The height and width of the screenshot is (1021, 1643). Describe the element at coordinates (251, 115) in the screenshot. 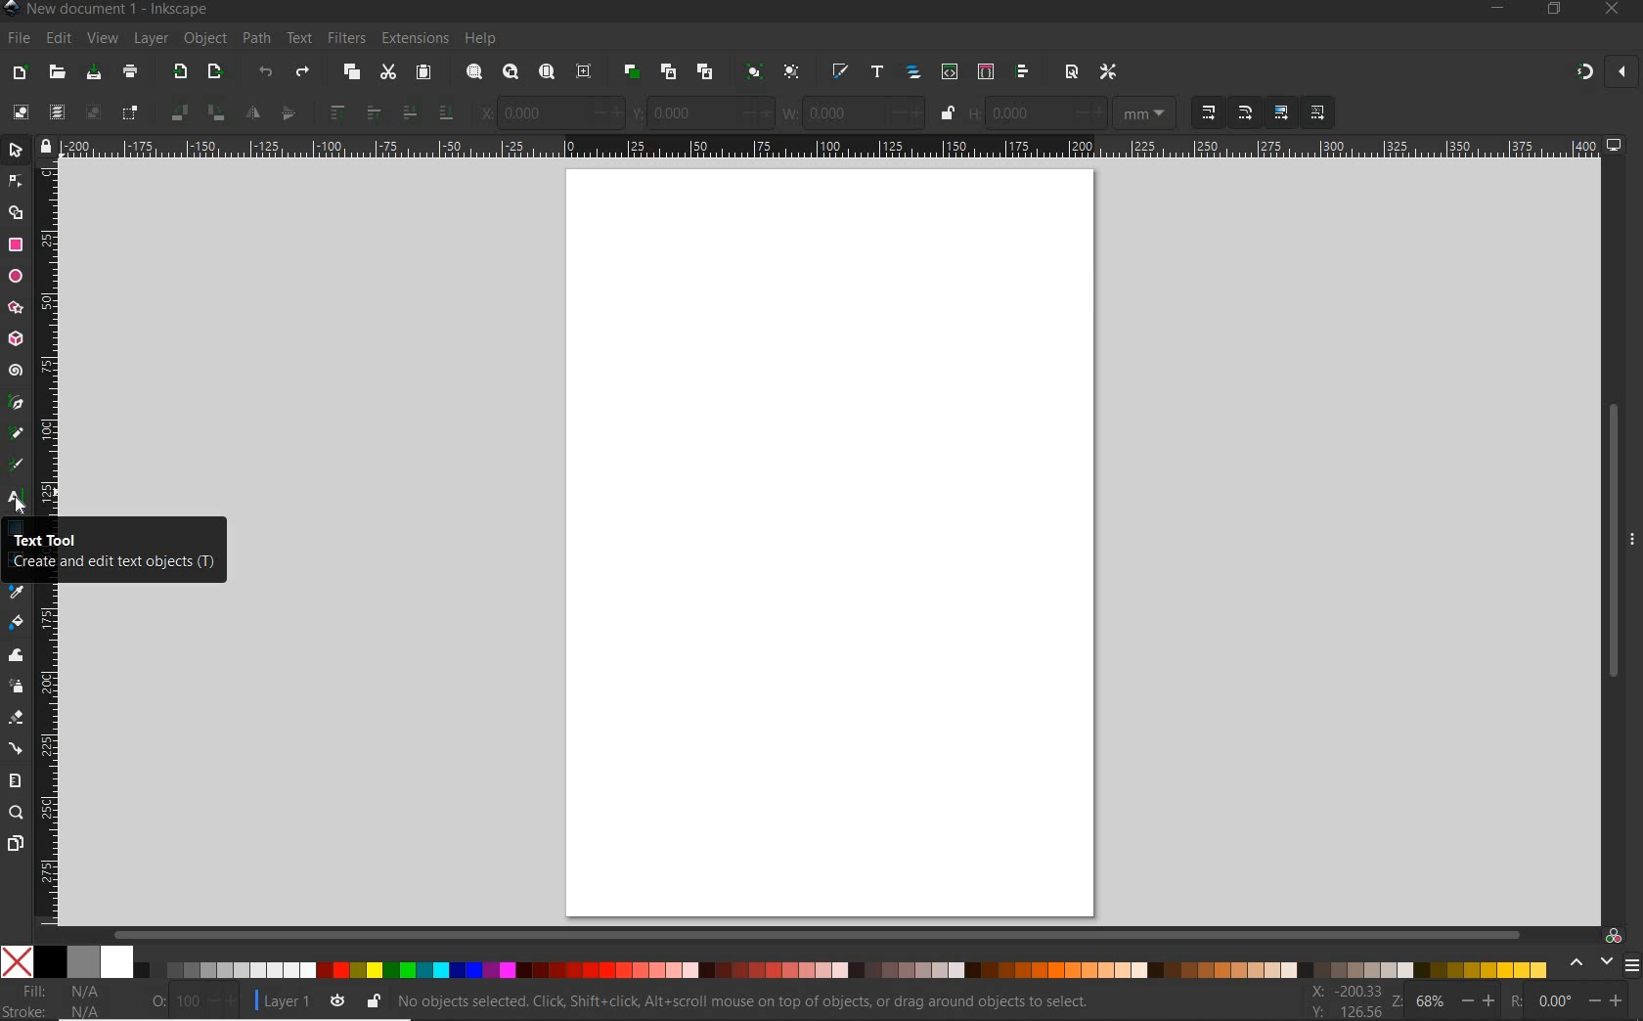

I see `object flip` at that location.